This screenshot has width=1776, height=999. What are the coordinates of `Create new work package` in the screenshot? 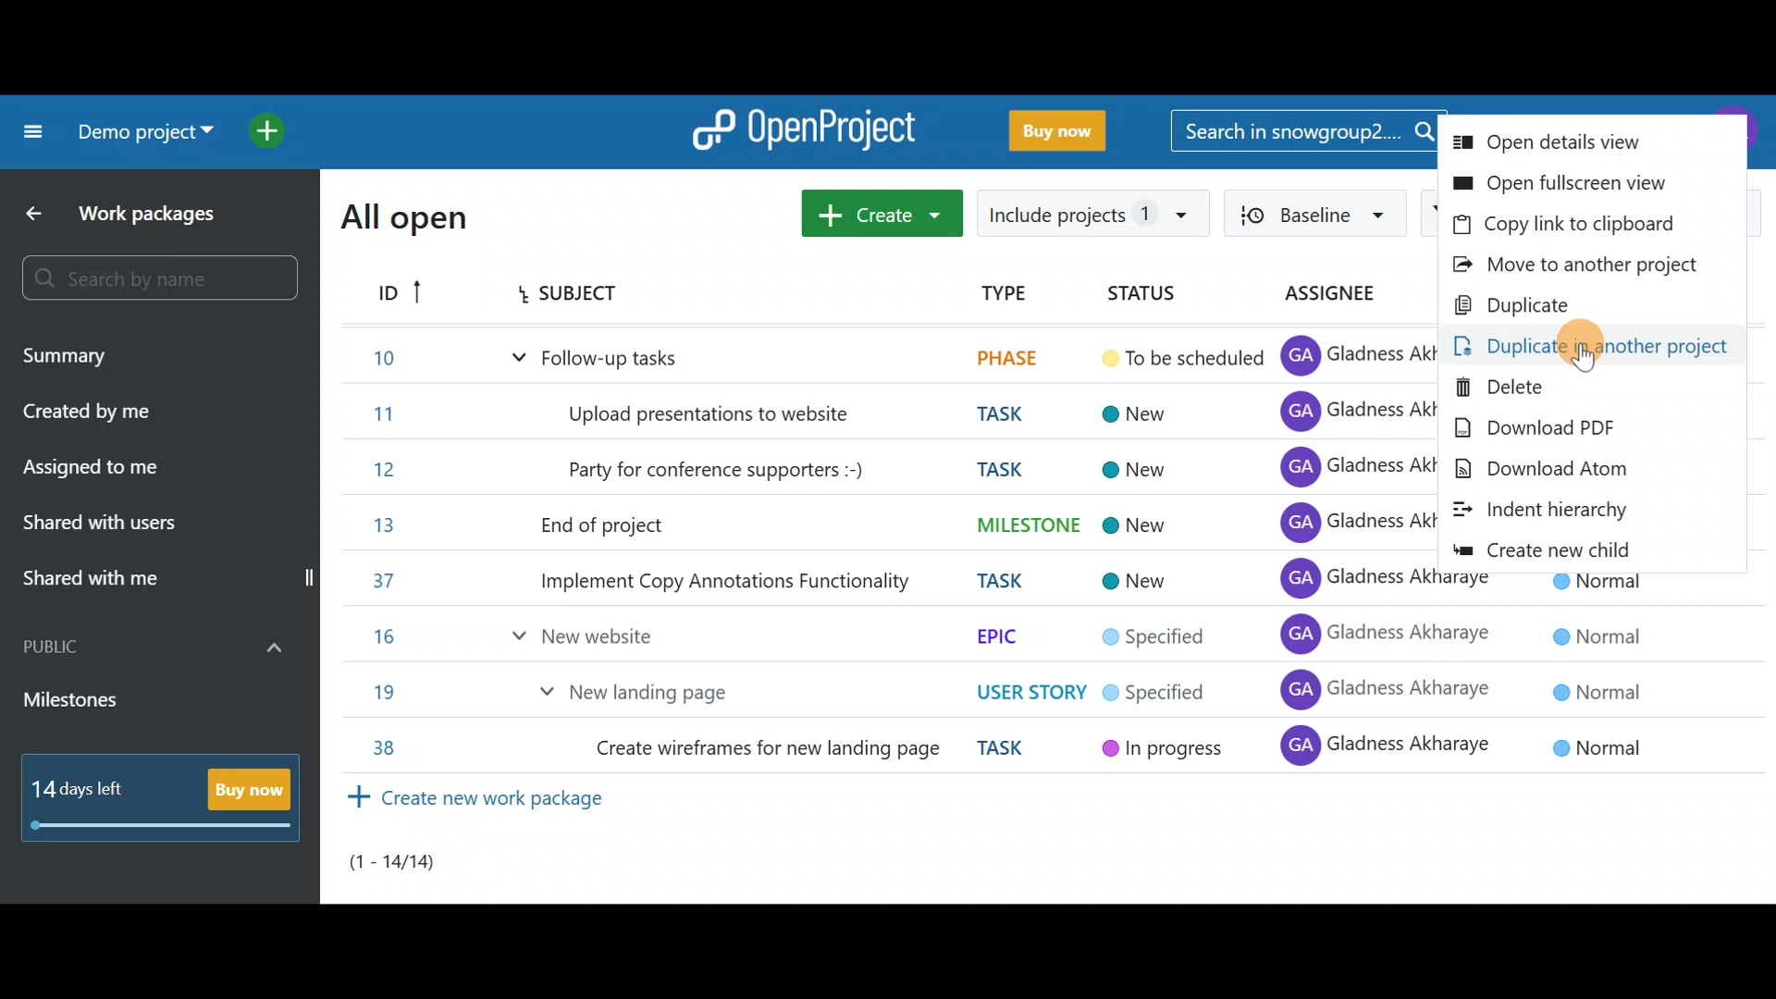 It's located at (471, 804).